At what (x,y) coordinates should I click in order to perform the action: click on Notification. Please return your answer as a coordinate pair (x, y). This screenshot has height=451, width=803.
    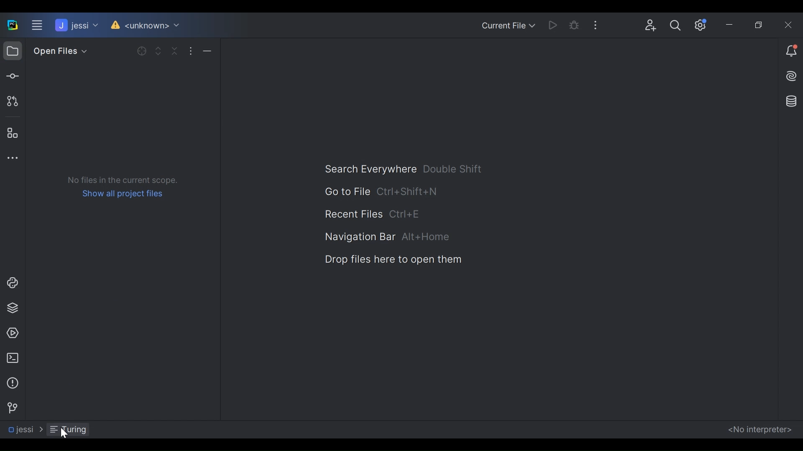
    Looking at the image, I should click on (792, 51).